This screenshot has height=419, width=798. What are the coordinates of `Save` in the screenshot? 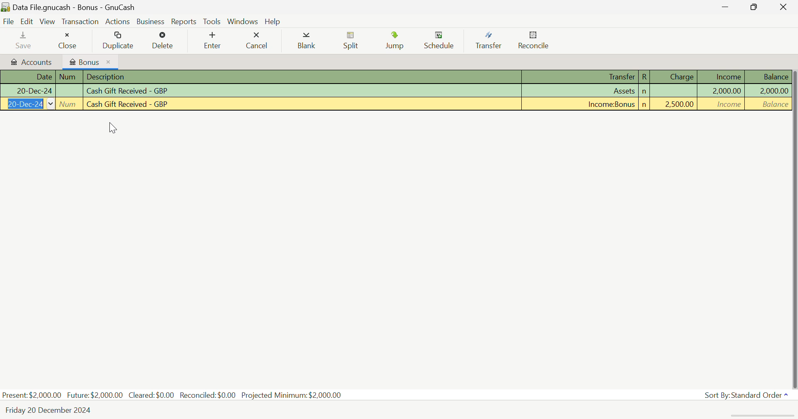 It's located at (24, 39).